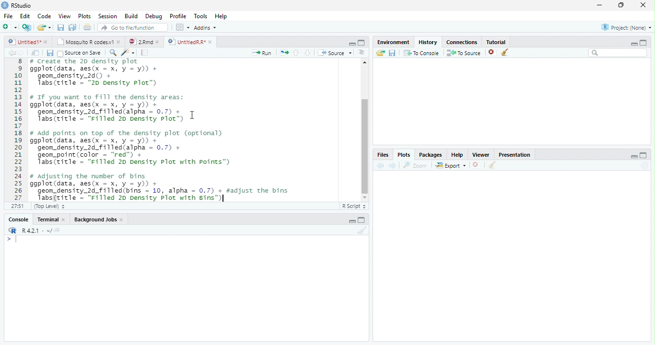  Describe the element at coordinates (403, 154) in the screenshot. I see `Plots` at that location.